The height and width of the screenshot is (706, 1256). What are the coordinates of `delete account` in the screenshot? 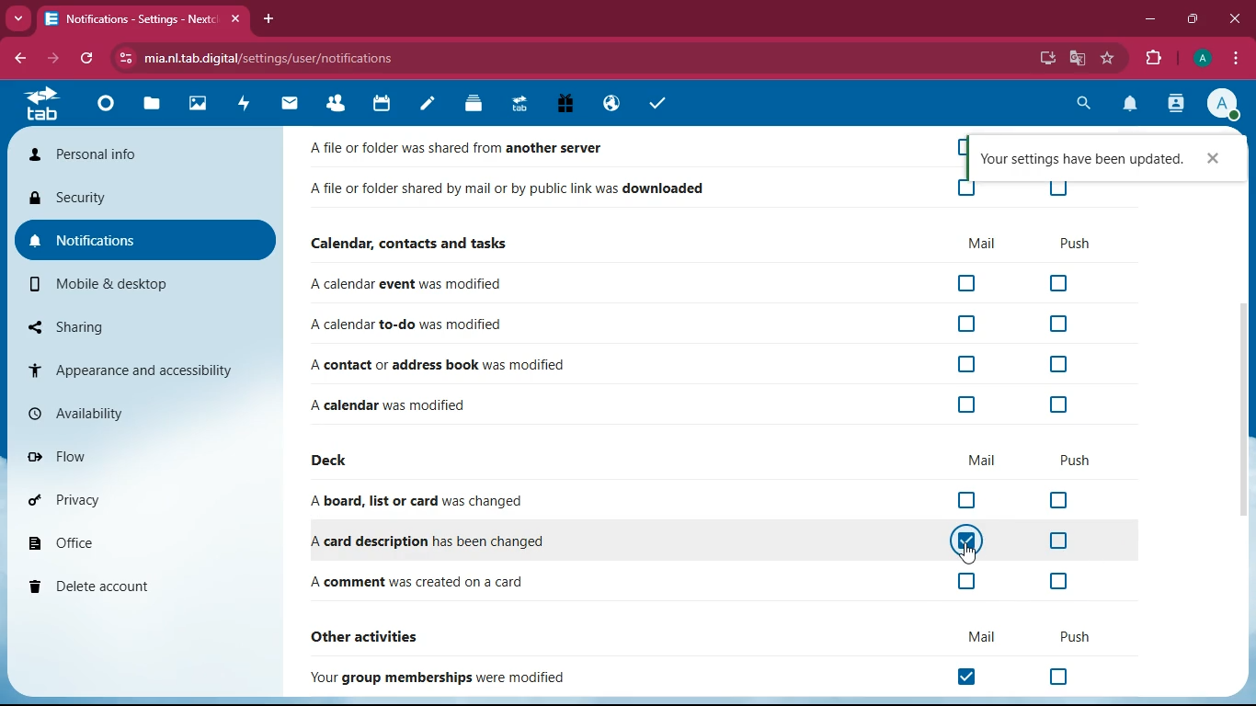 It's located at (136, 585).